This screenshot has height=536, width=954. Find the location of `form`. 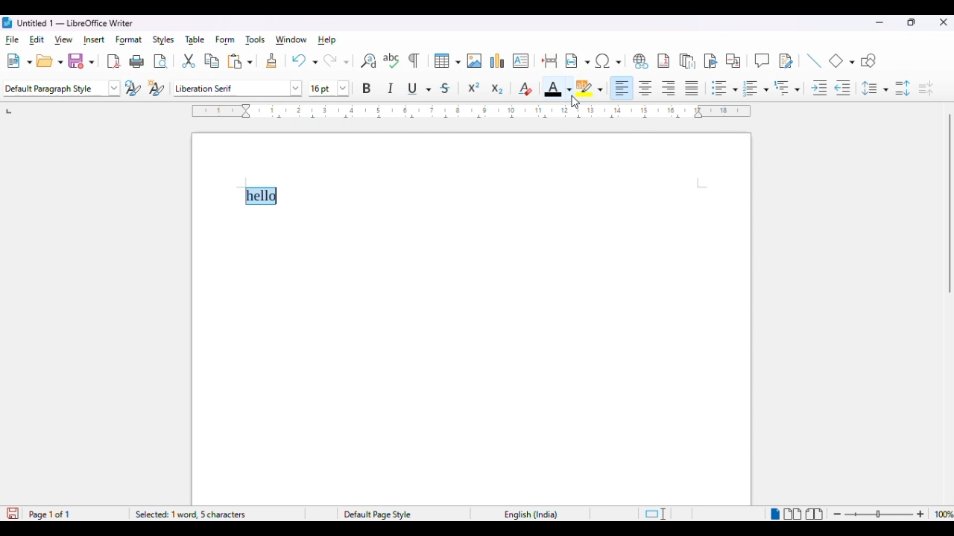

form is located at coordinates (225, 40).